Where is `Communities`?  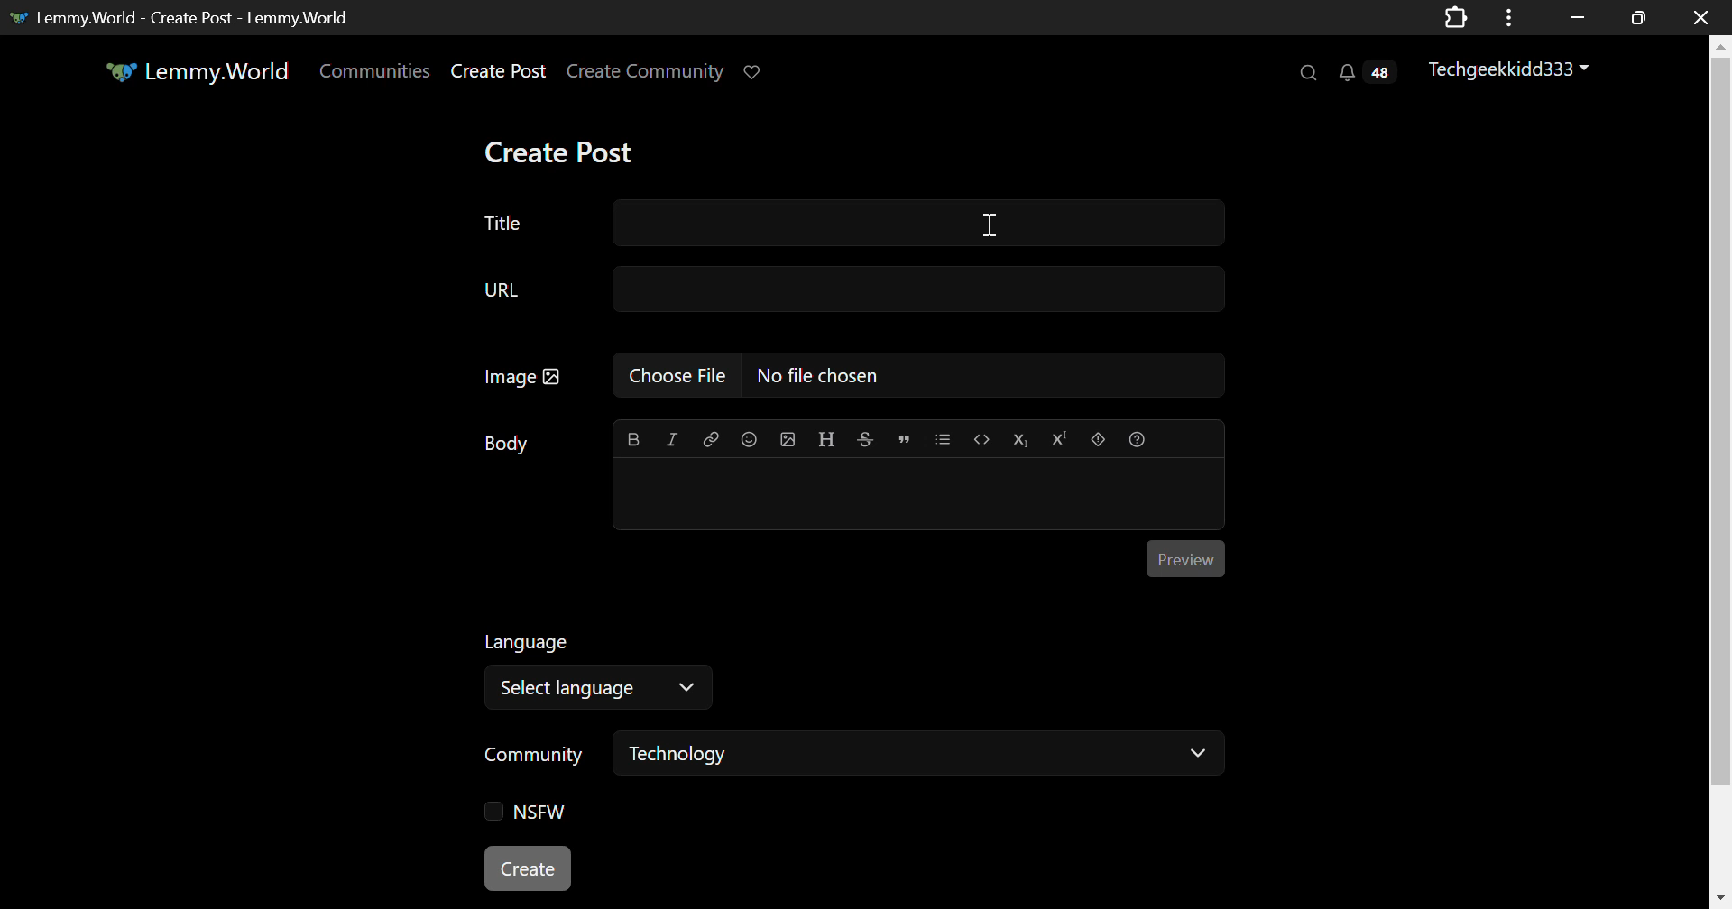 Communities is located at coordinates (377, 72).